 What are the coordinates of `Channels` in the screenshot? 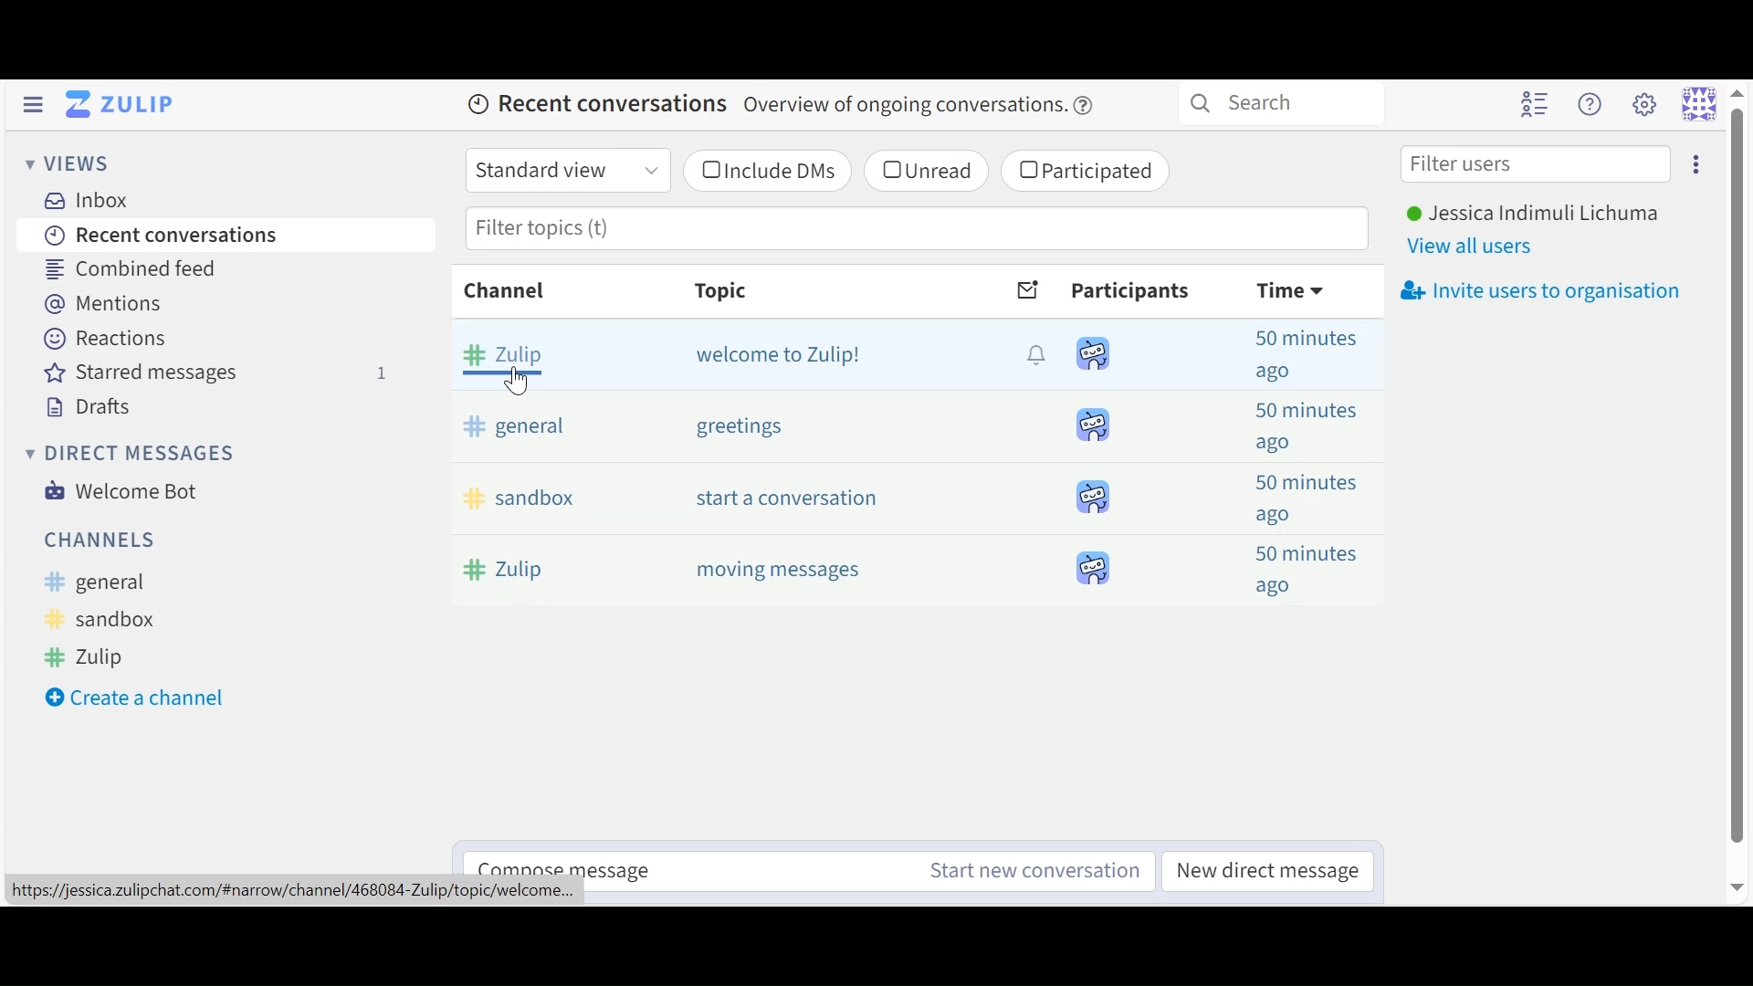 It's located at (96, 541).